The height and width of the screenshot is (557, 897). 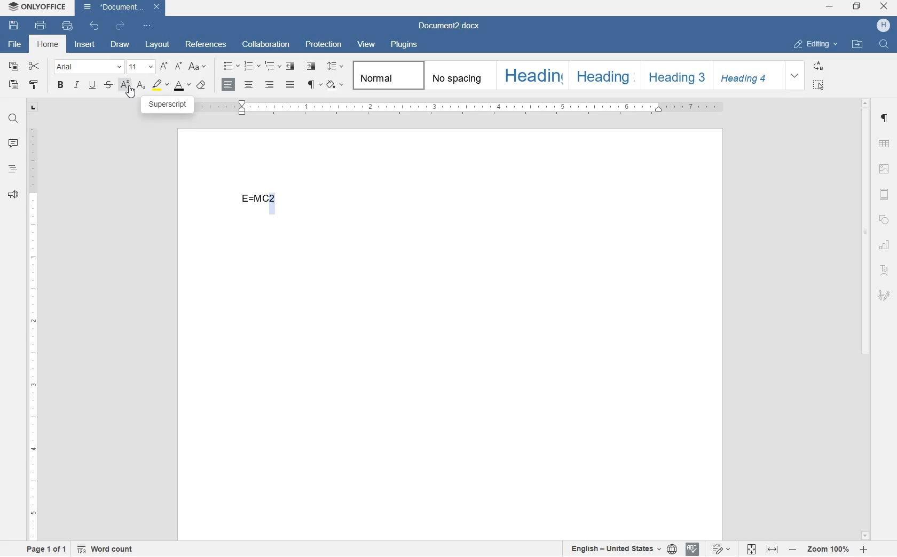 I want to click on Normal, so click(x=387, y=74).